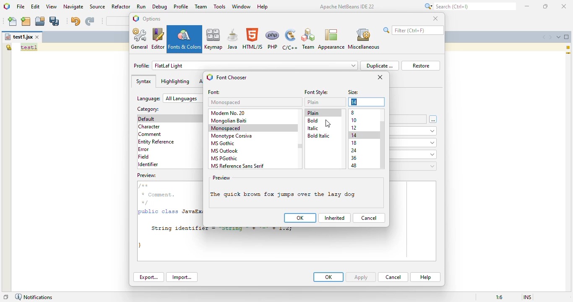 This screenshot has width=573, height=302. What do you see at coordinates (354, 143) in the screenshot?
I see `18` at bounding box center [354, 143].